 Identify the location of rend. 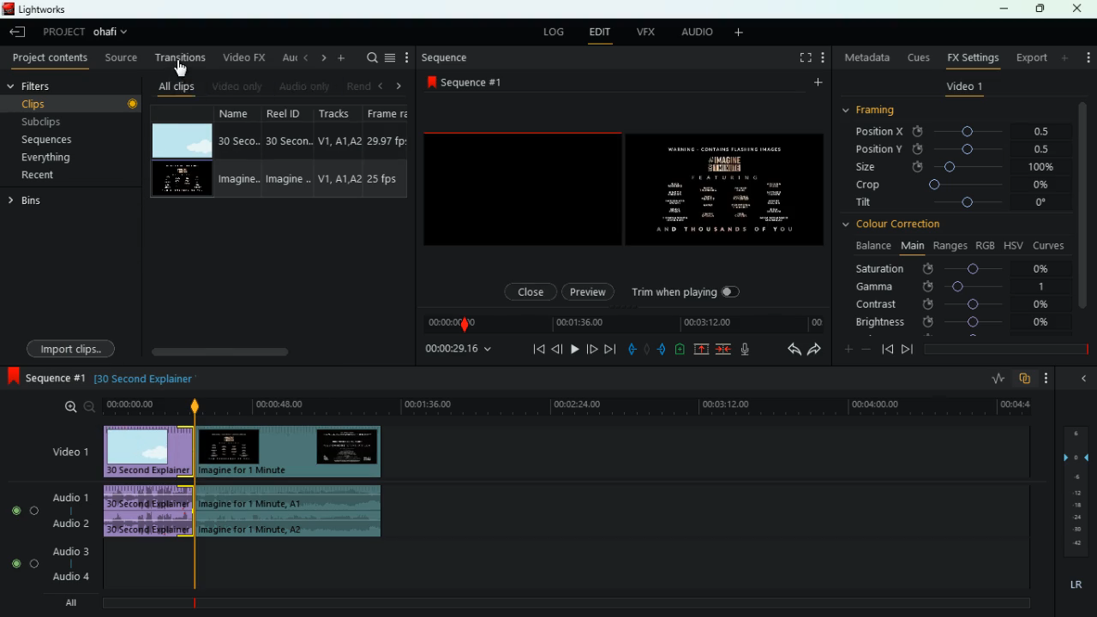
(358, 85).